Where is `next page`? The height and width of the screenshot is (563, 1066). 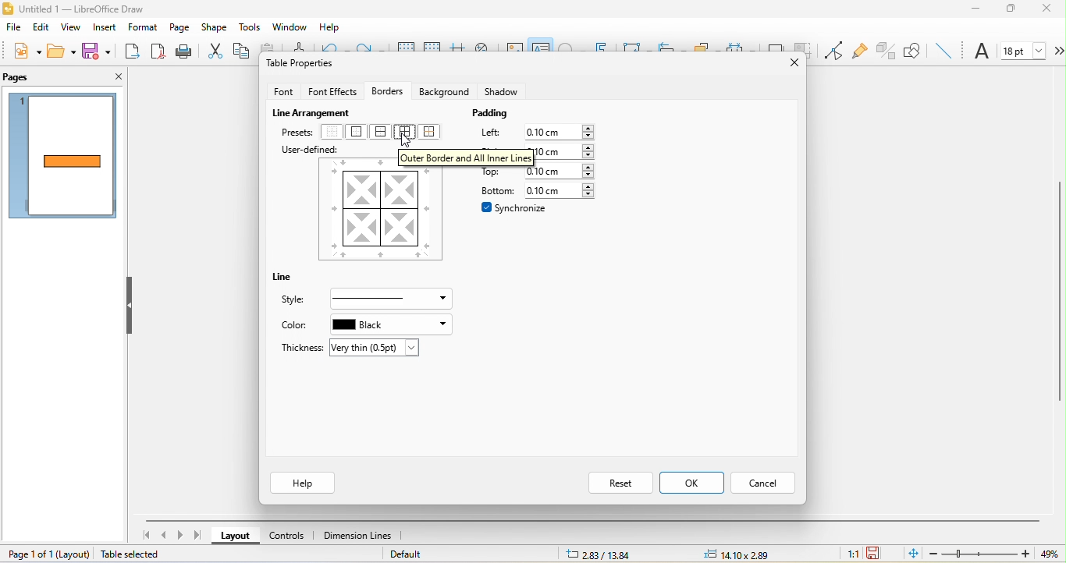 next page is located at coordinates (183, 536).